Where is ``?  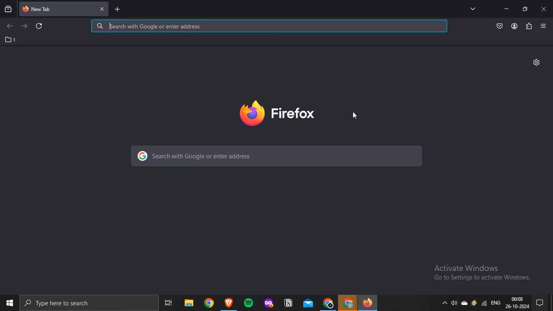
 is located at coordinates (208, 302).